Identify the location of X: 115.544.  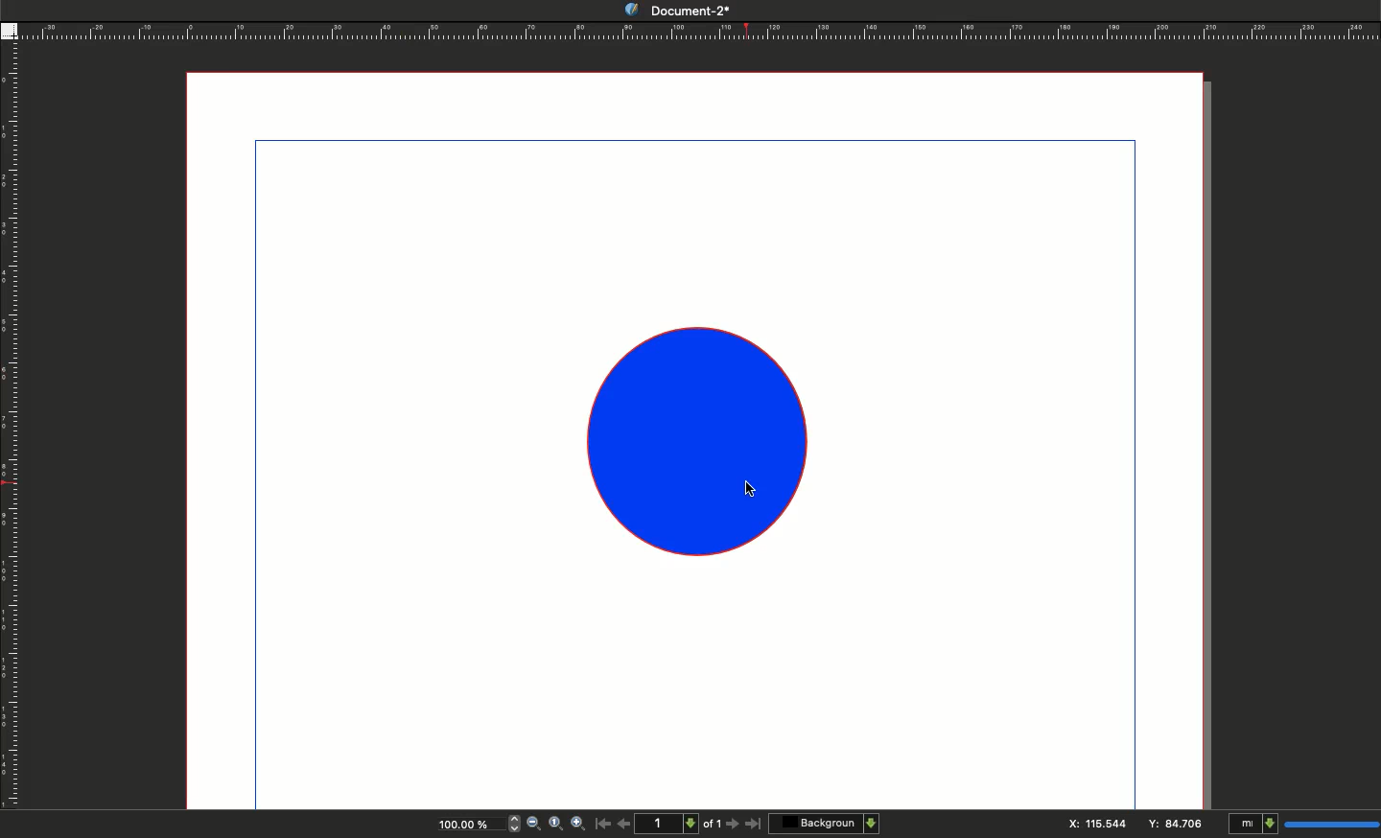
(1090, 824).